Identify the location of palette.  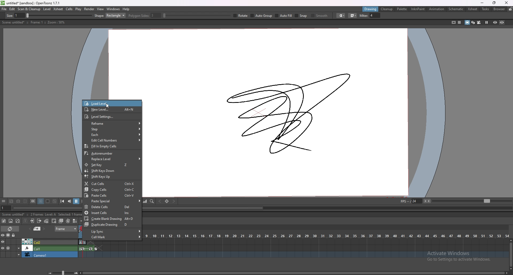
(402, 9).